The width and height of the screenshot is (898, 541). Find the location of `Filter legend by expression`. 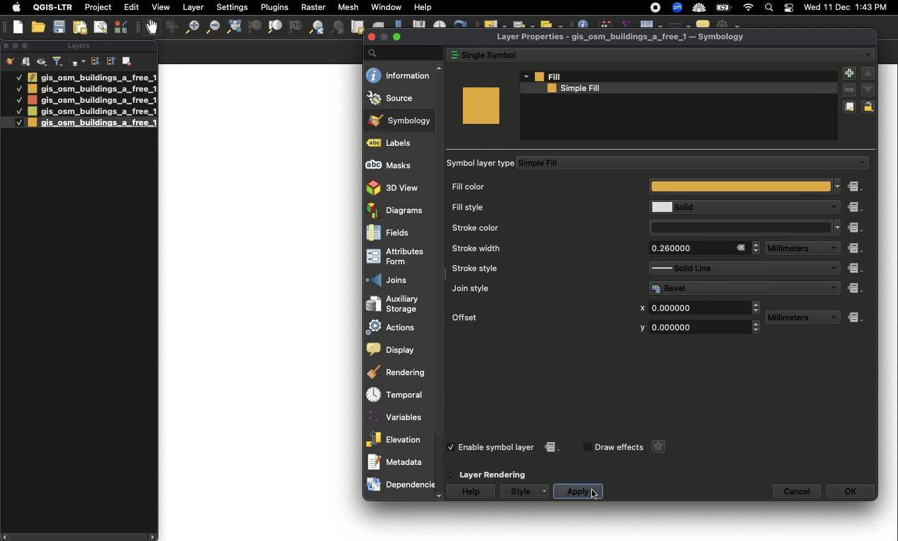

Filter legend by expression is located at coordinates (77, 62).